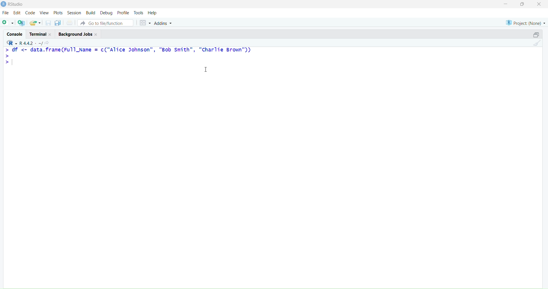 The height and width of the screenshot is (289, 548). What do you see at coordinates (164, 23) in the screenshot?
I see `Addins` at bounding box center [164, 23].